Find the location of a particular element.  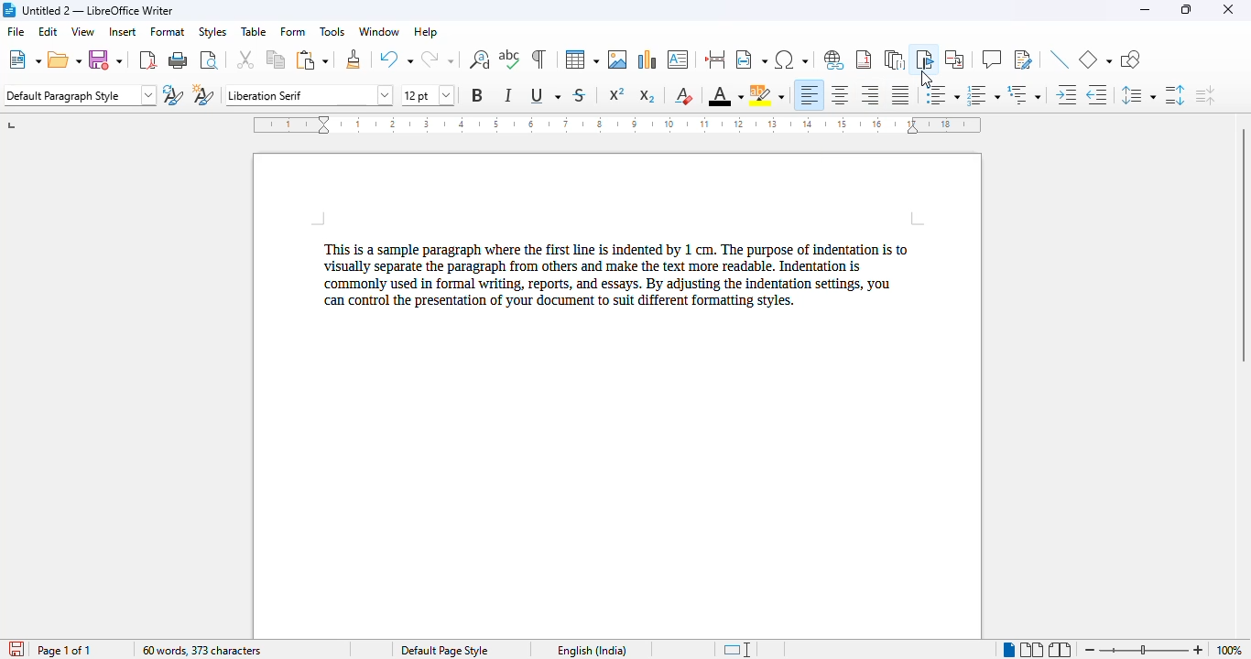

font size is located at coordinates (427, 95).